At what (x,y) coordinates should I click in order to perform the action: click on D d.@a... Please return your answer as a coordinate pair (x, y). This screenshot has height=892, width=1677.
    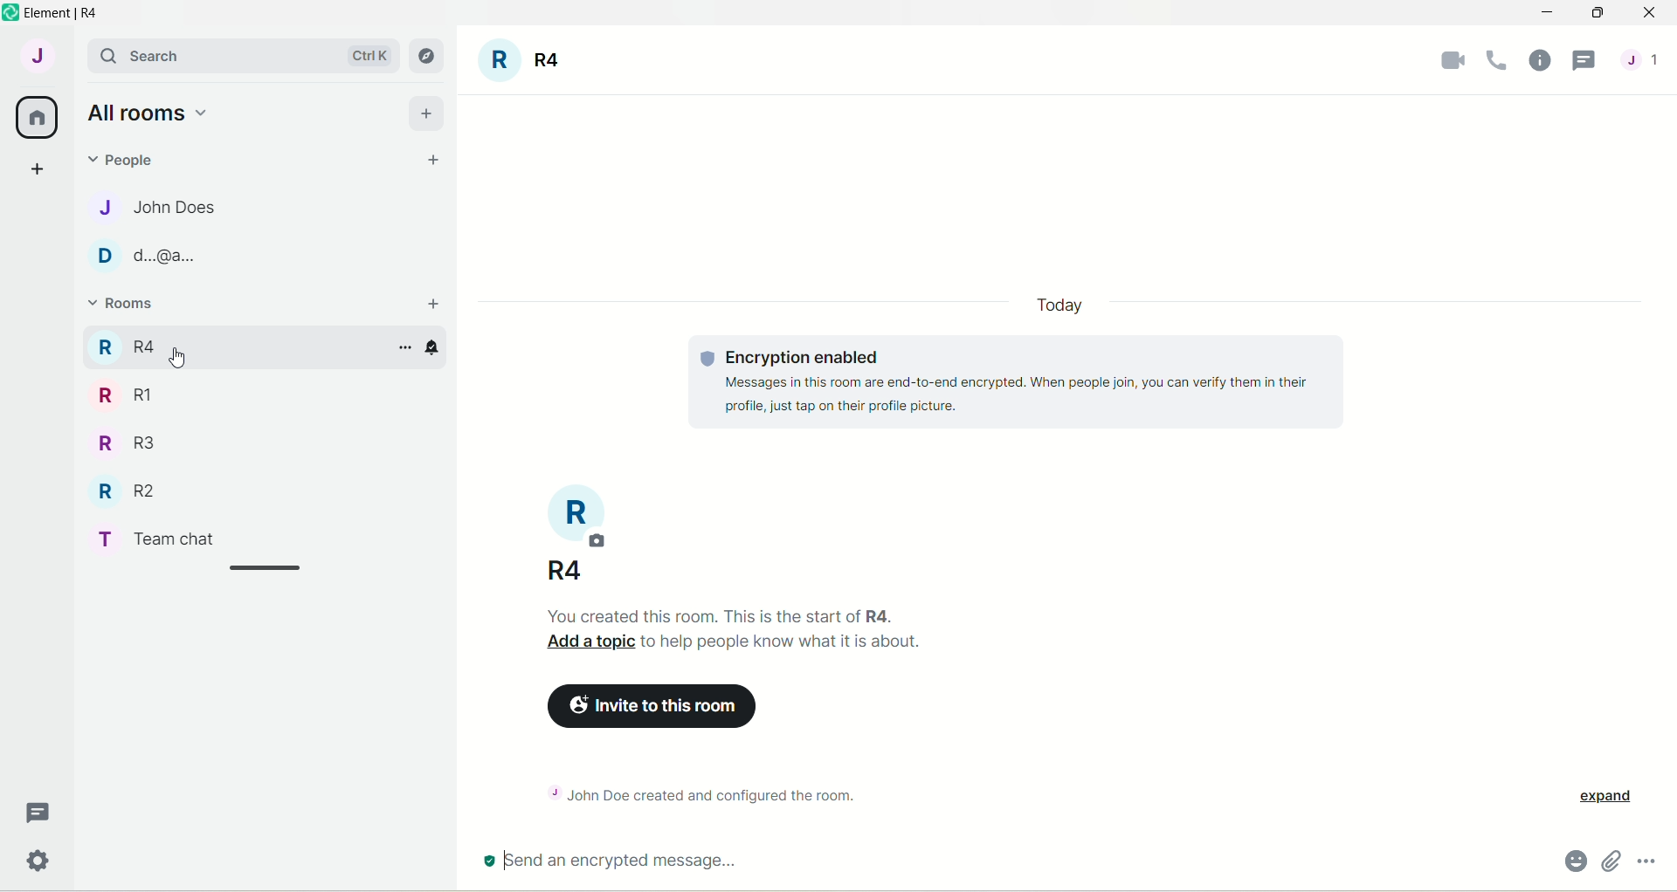
    Looking at the image, I should click on (141, 256).